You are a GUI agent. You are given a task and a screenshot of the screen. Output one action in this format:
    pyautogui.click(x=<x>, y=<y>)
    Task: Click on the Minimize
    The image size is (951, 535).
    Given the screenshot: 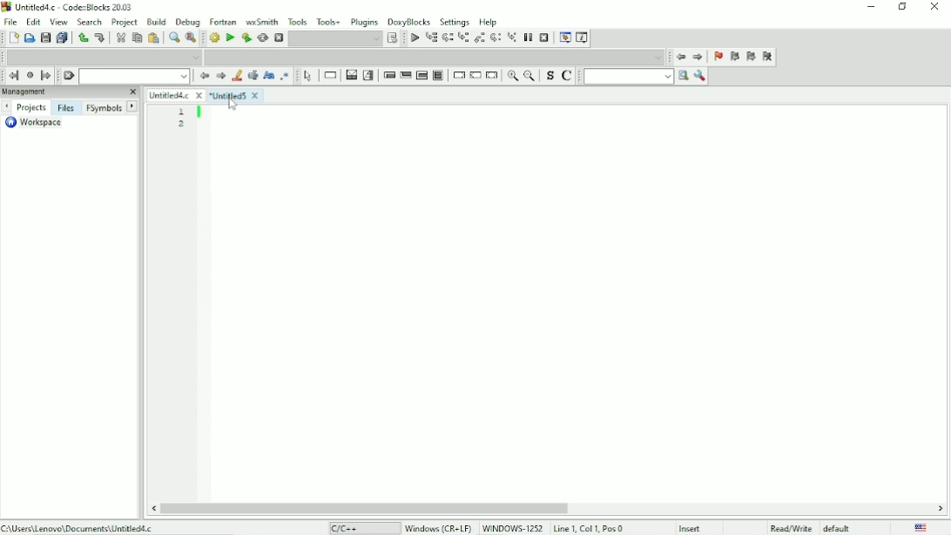 What is the action you would take?
    pyautogui.click(x=872, y=7)
    